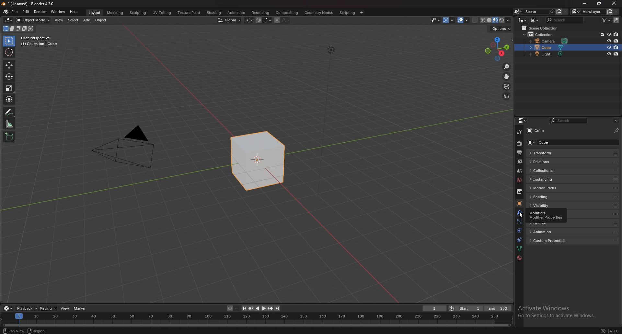 Image resolution: width=622 pixels, height=334 pixels. Describe the element at coordinates (286, 20) in the screenshot. I see `proportional editing fall off` at that location.